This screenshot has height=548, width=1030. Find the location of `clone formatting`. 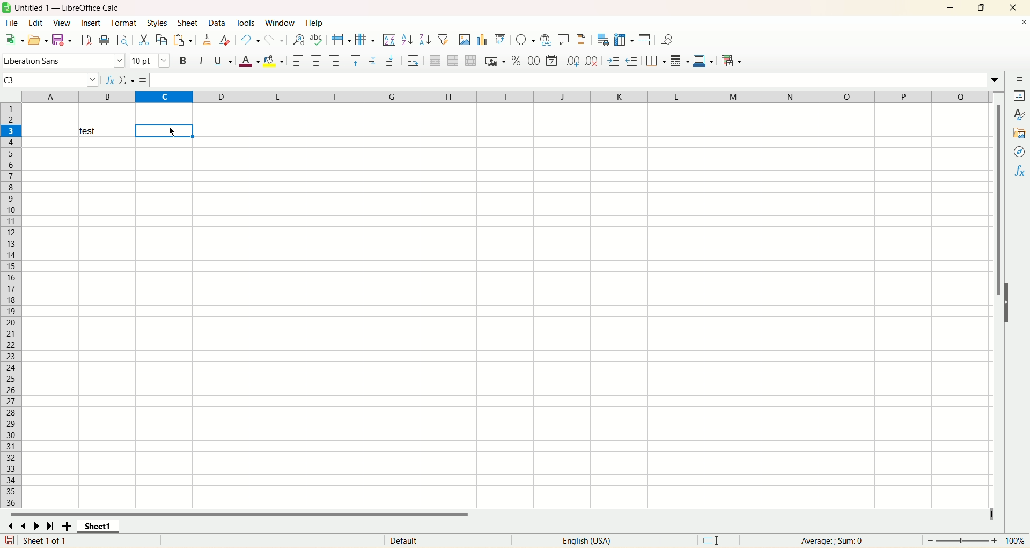

clone formatting is located at coordinates (207, 39).